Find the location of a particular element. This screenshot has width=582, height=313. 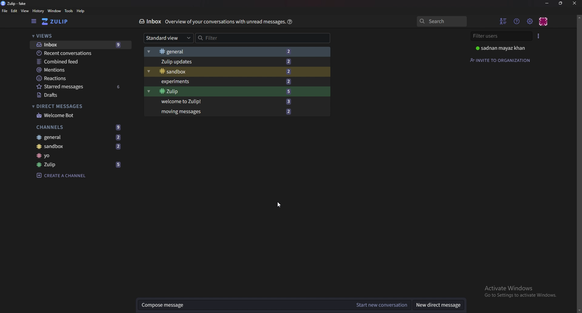

Welcome bot is located at coordinates (77, 115).